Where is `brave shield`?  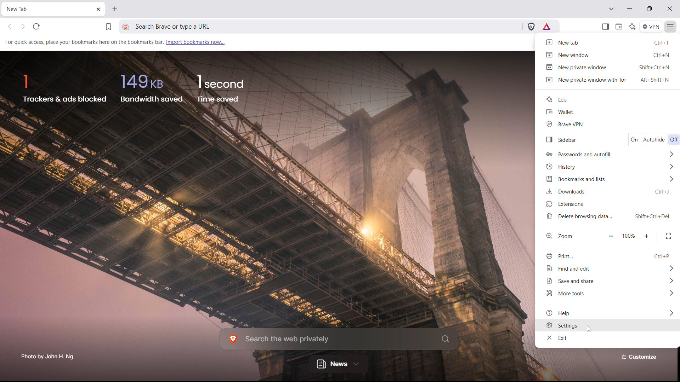
brave shield is located at coordinates (531, 27).